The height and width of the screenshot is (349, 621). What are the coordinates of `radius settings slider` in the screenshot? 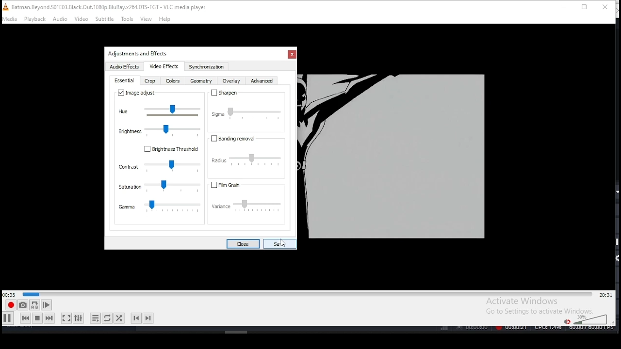 It's located at (249, 159).